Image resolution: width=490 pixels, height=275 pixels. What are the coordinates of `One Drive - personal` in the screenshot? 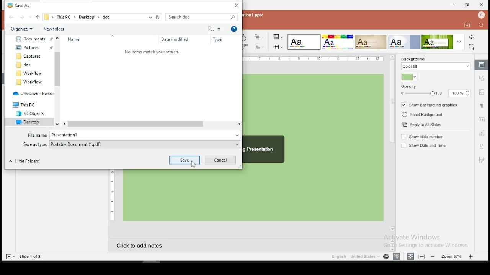 It's located at (32, 93).